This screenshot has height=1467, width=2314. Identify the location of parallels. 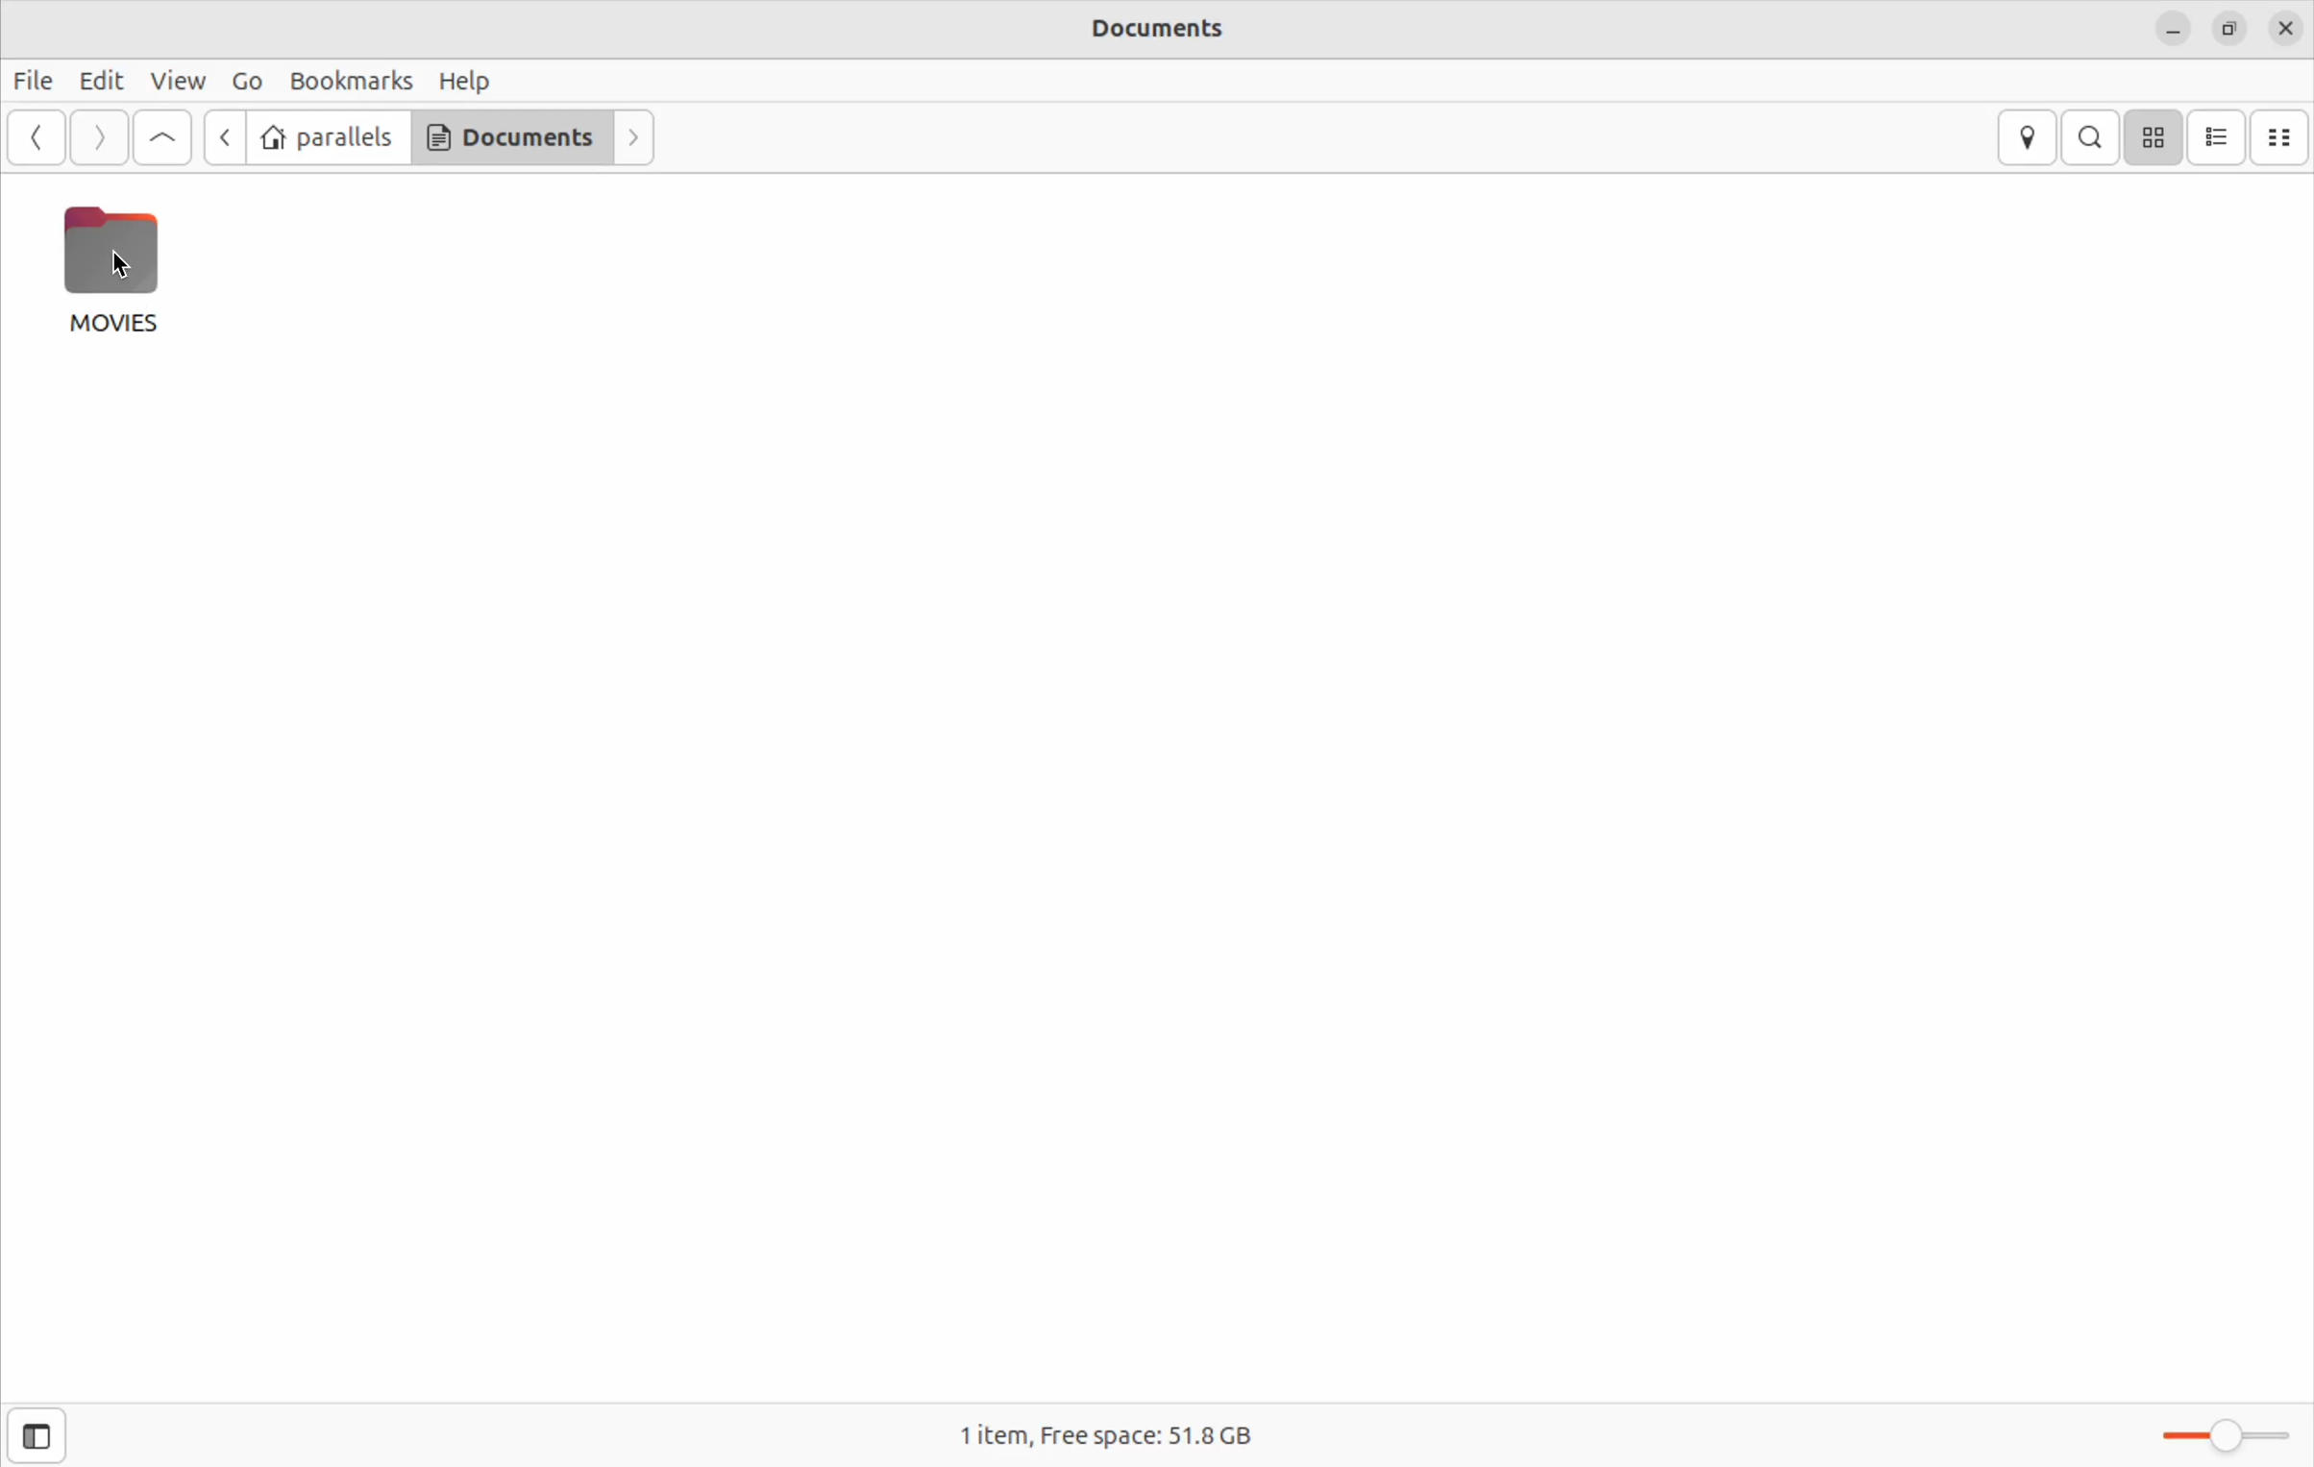
(329, 137).